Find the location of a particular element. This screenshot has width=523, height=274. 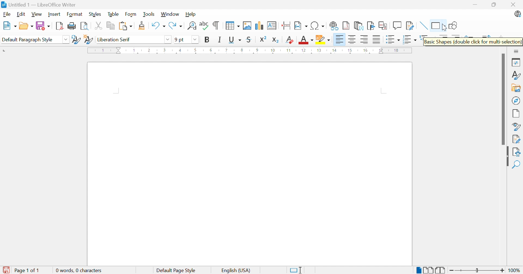

Find and replace is located at coordinates (191, 26).